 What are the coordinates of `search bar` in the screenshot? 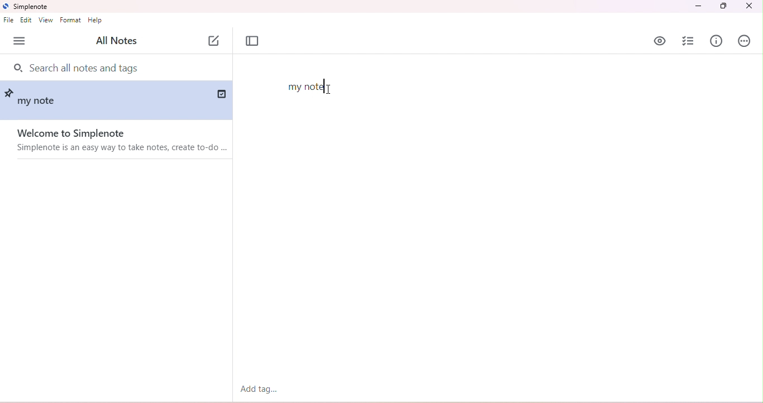 It's located at (87, 66).